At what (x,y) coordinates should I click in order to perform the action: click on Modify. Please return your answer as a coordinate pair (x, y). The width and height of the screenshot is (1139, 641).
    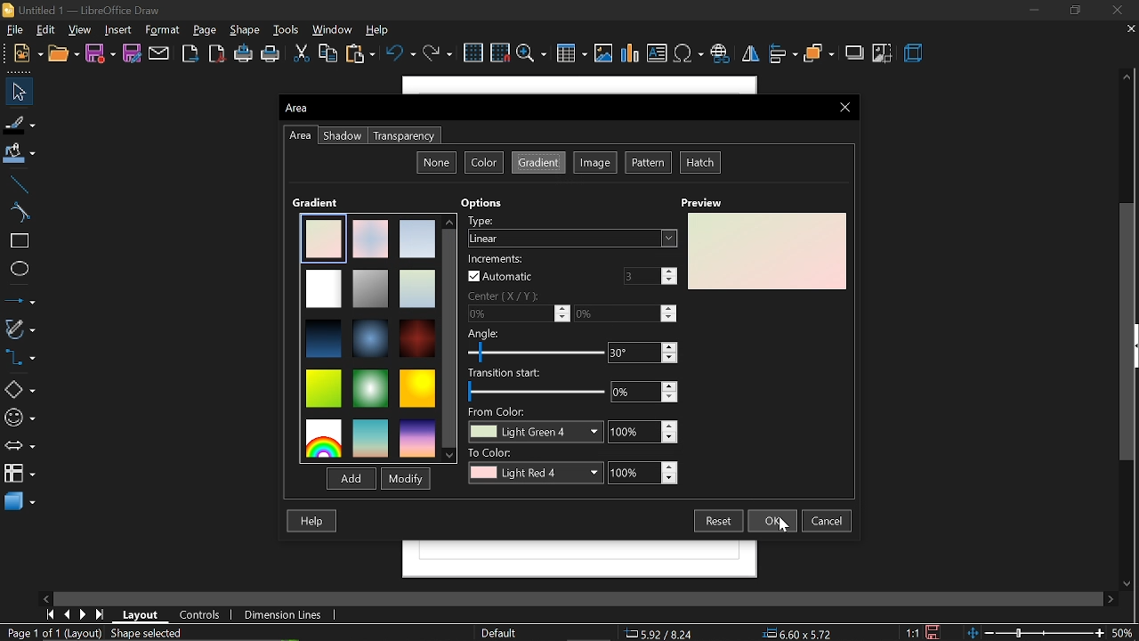
    Looking at the image, I should click on (404, 479).